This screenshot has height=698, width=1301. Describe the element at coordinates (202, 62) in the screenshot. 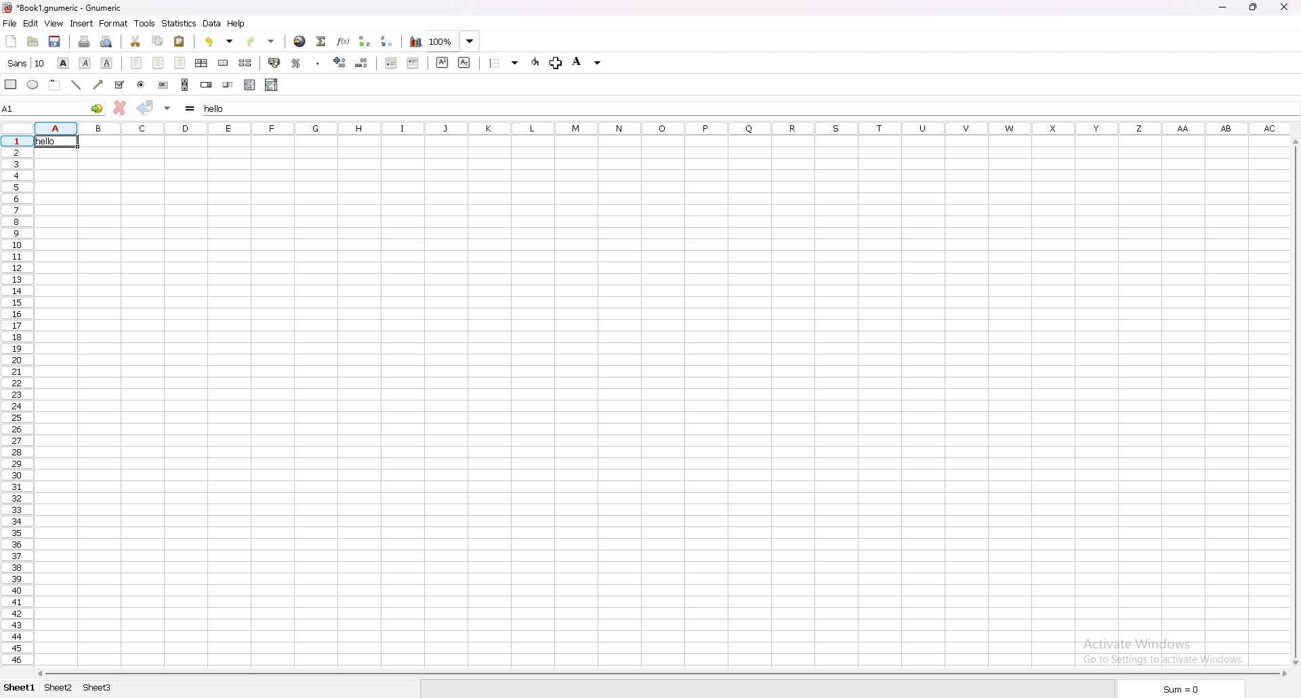

I see `centre horizontally` at that location.